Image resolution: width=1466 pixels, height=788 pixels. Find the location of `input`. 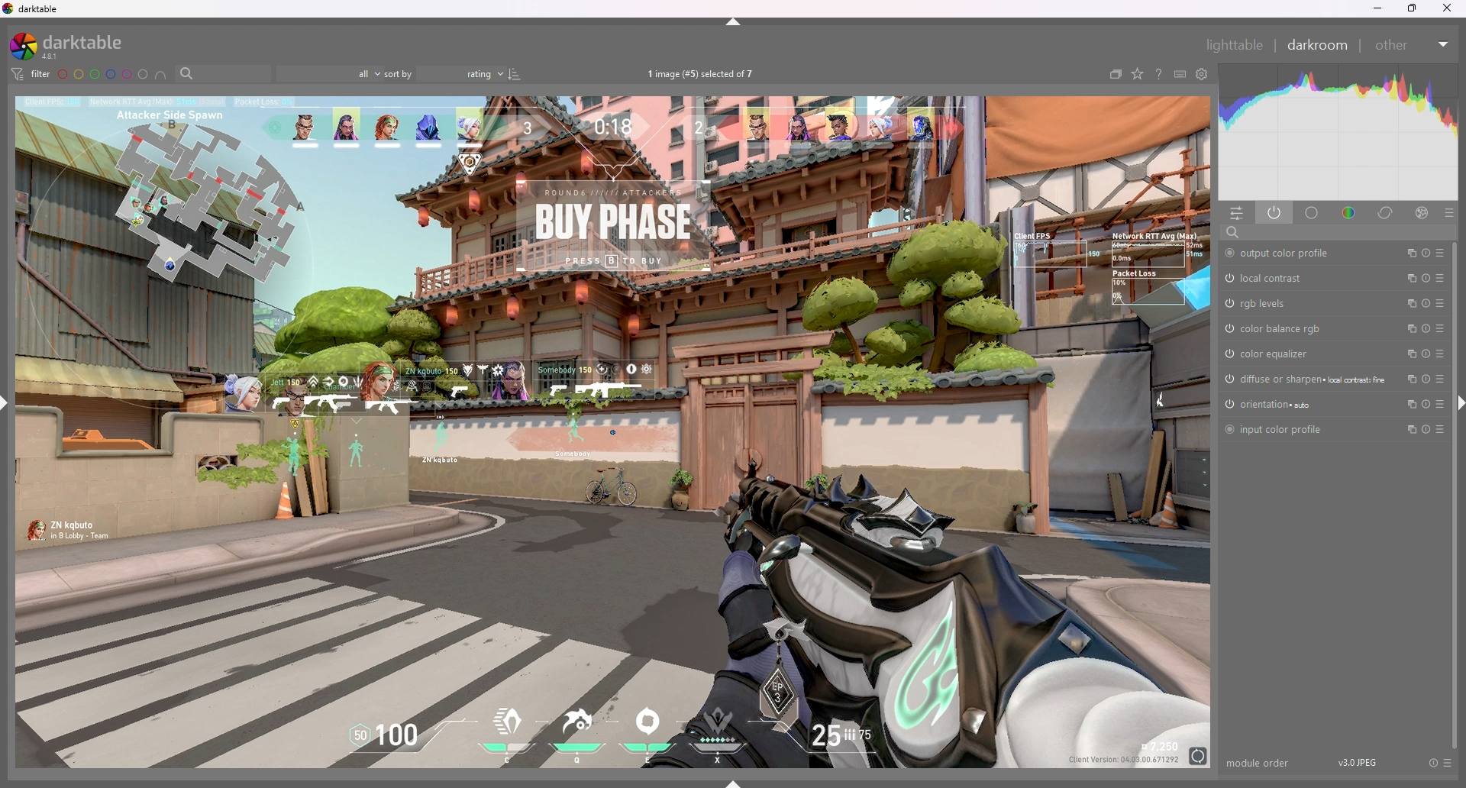

input is located at coordinates (1293, 231).